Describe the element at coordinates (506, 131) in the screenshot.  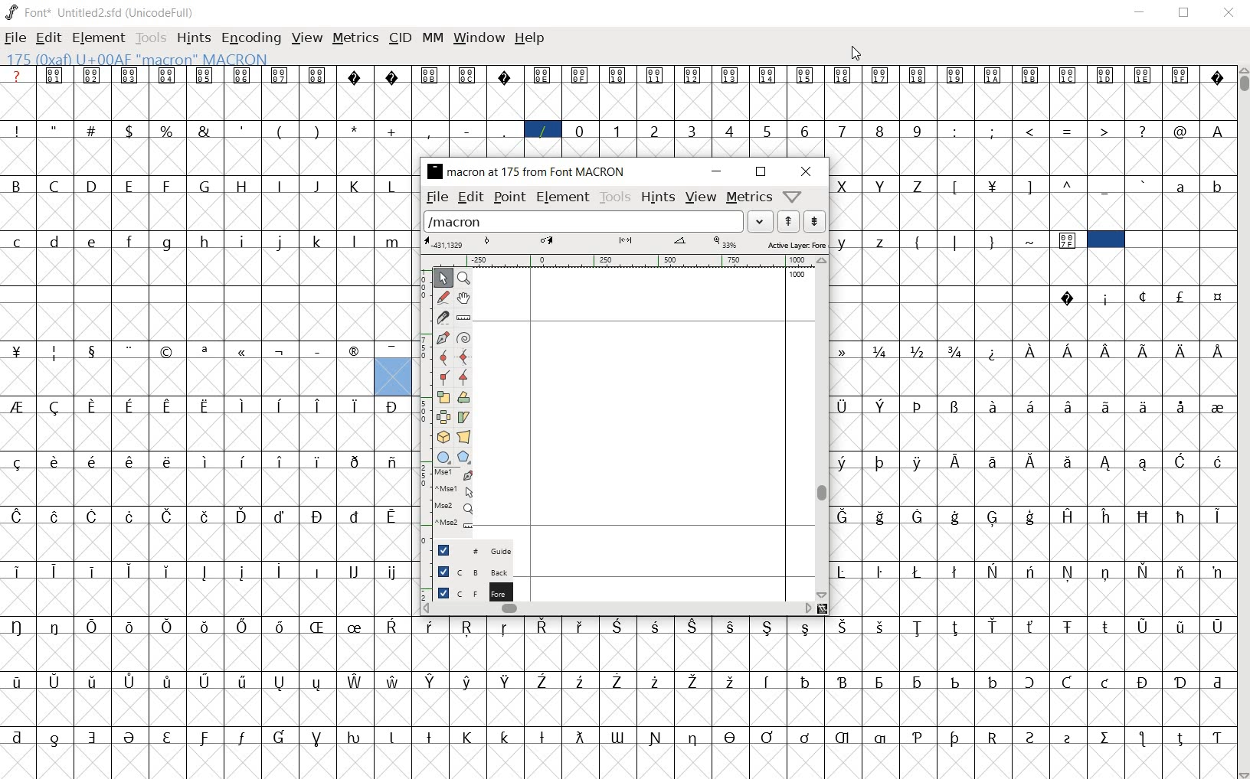
I see `_` at that location.